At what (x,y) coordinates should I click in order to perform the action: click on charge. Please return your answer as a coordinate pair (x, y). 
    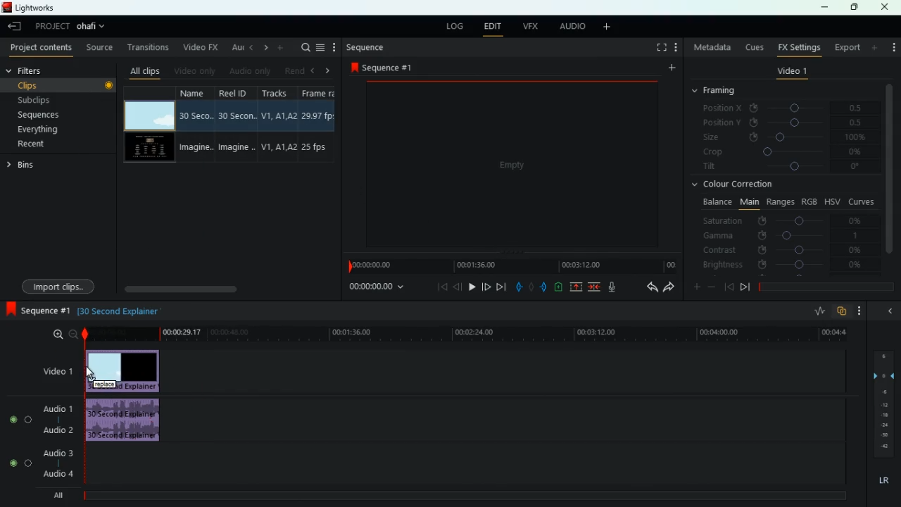
    Looking at the image, I should click on (559, 287).